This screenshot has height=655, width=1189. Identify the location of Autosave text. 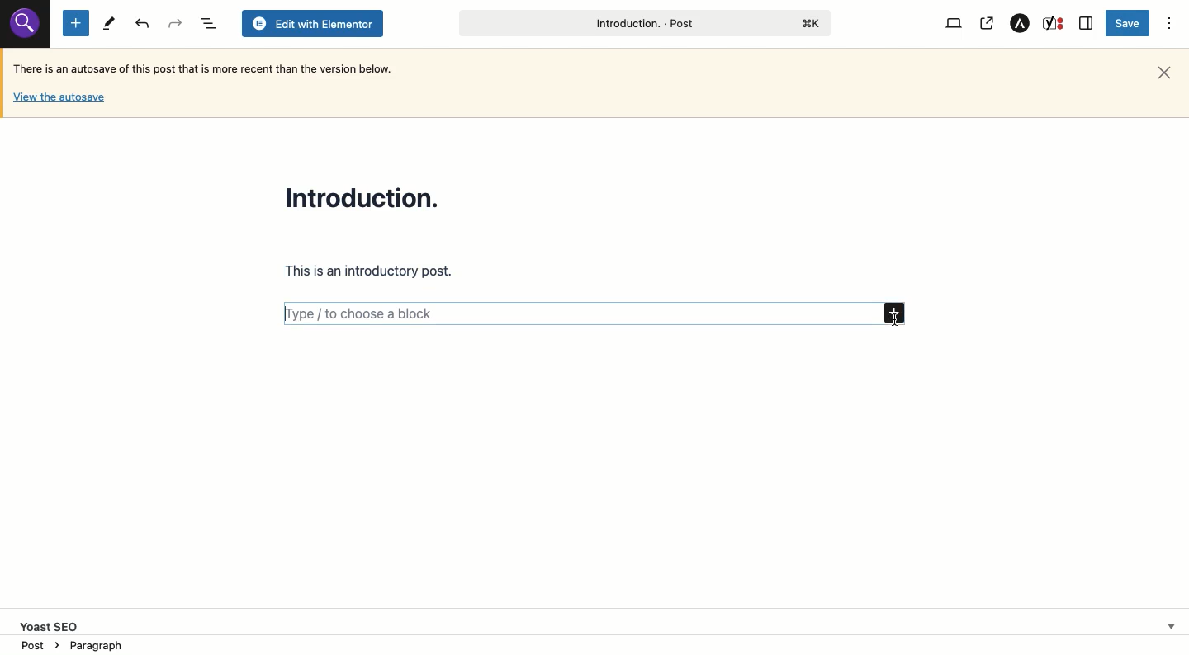
(208, 68).